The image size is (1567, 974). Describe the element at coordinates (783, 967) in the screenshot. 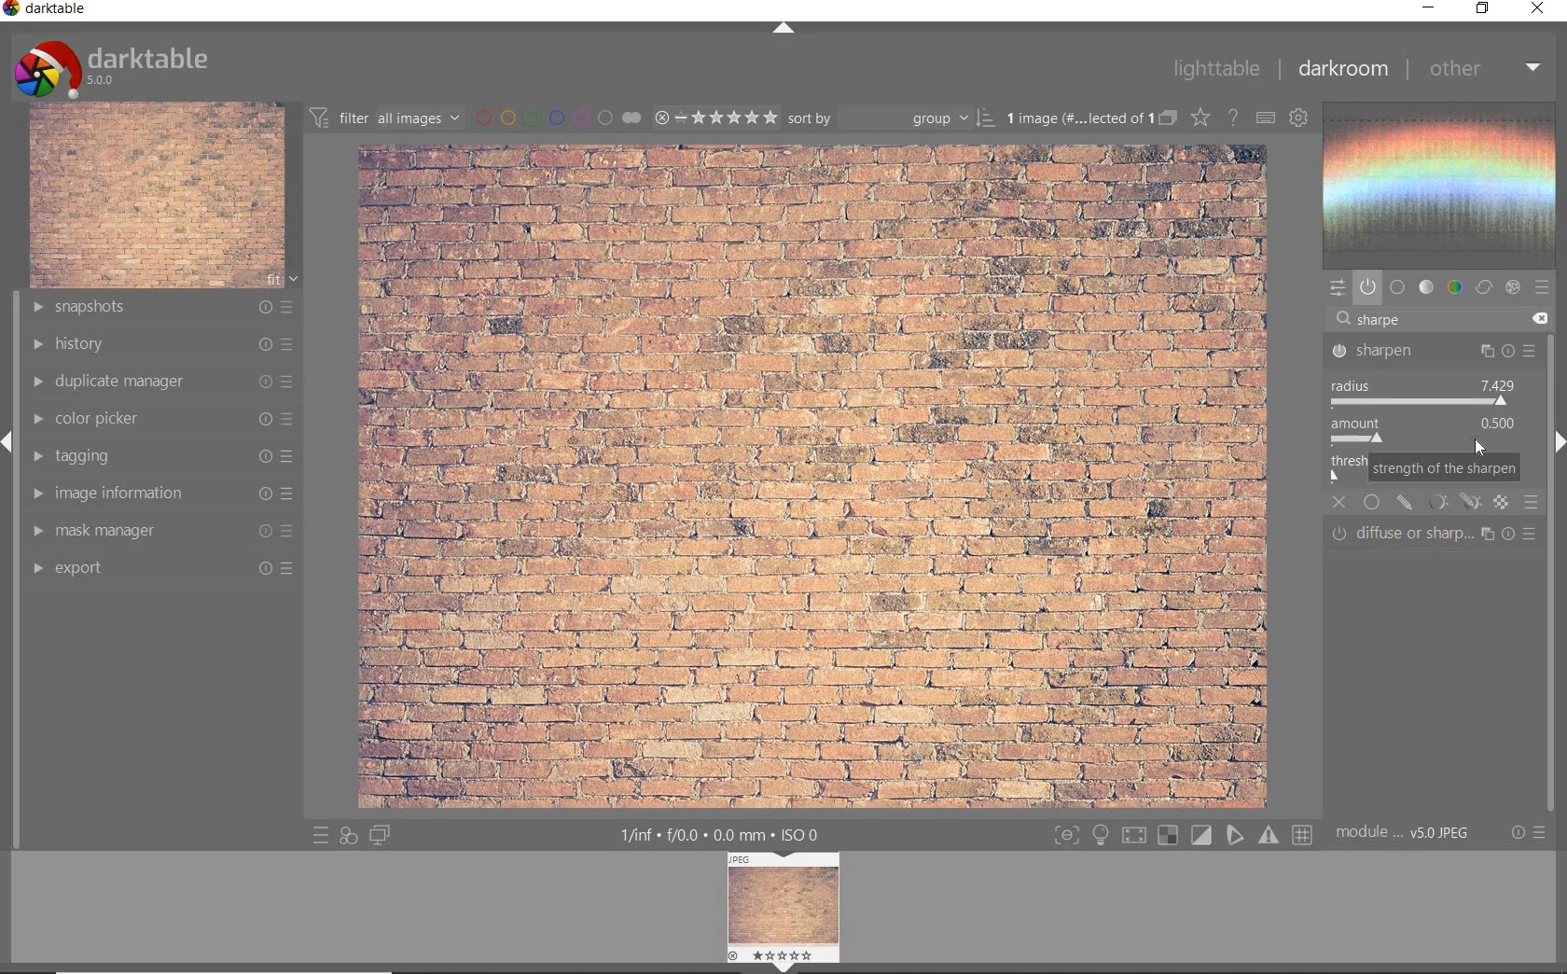

I see `down` at that location.